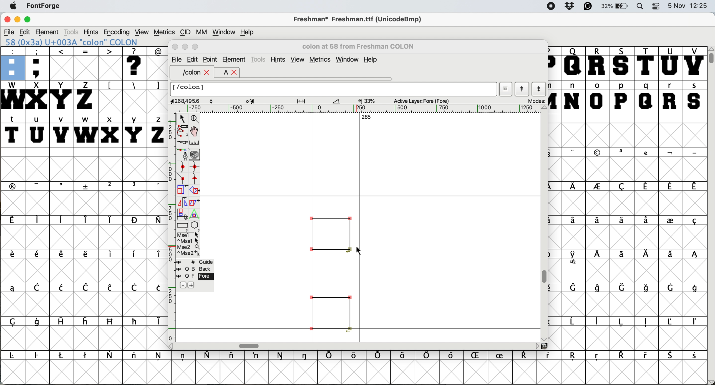 The image size is (715, 385). I want to click on :, so click(12, 63).